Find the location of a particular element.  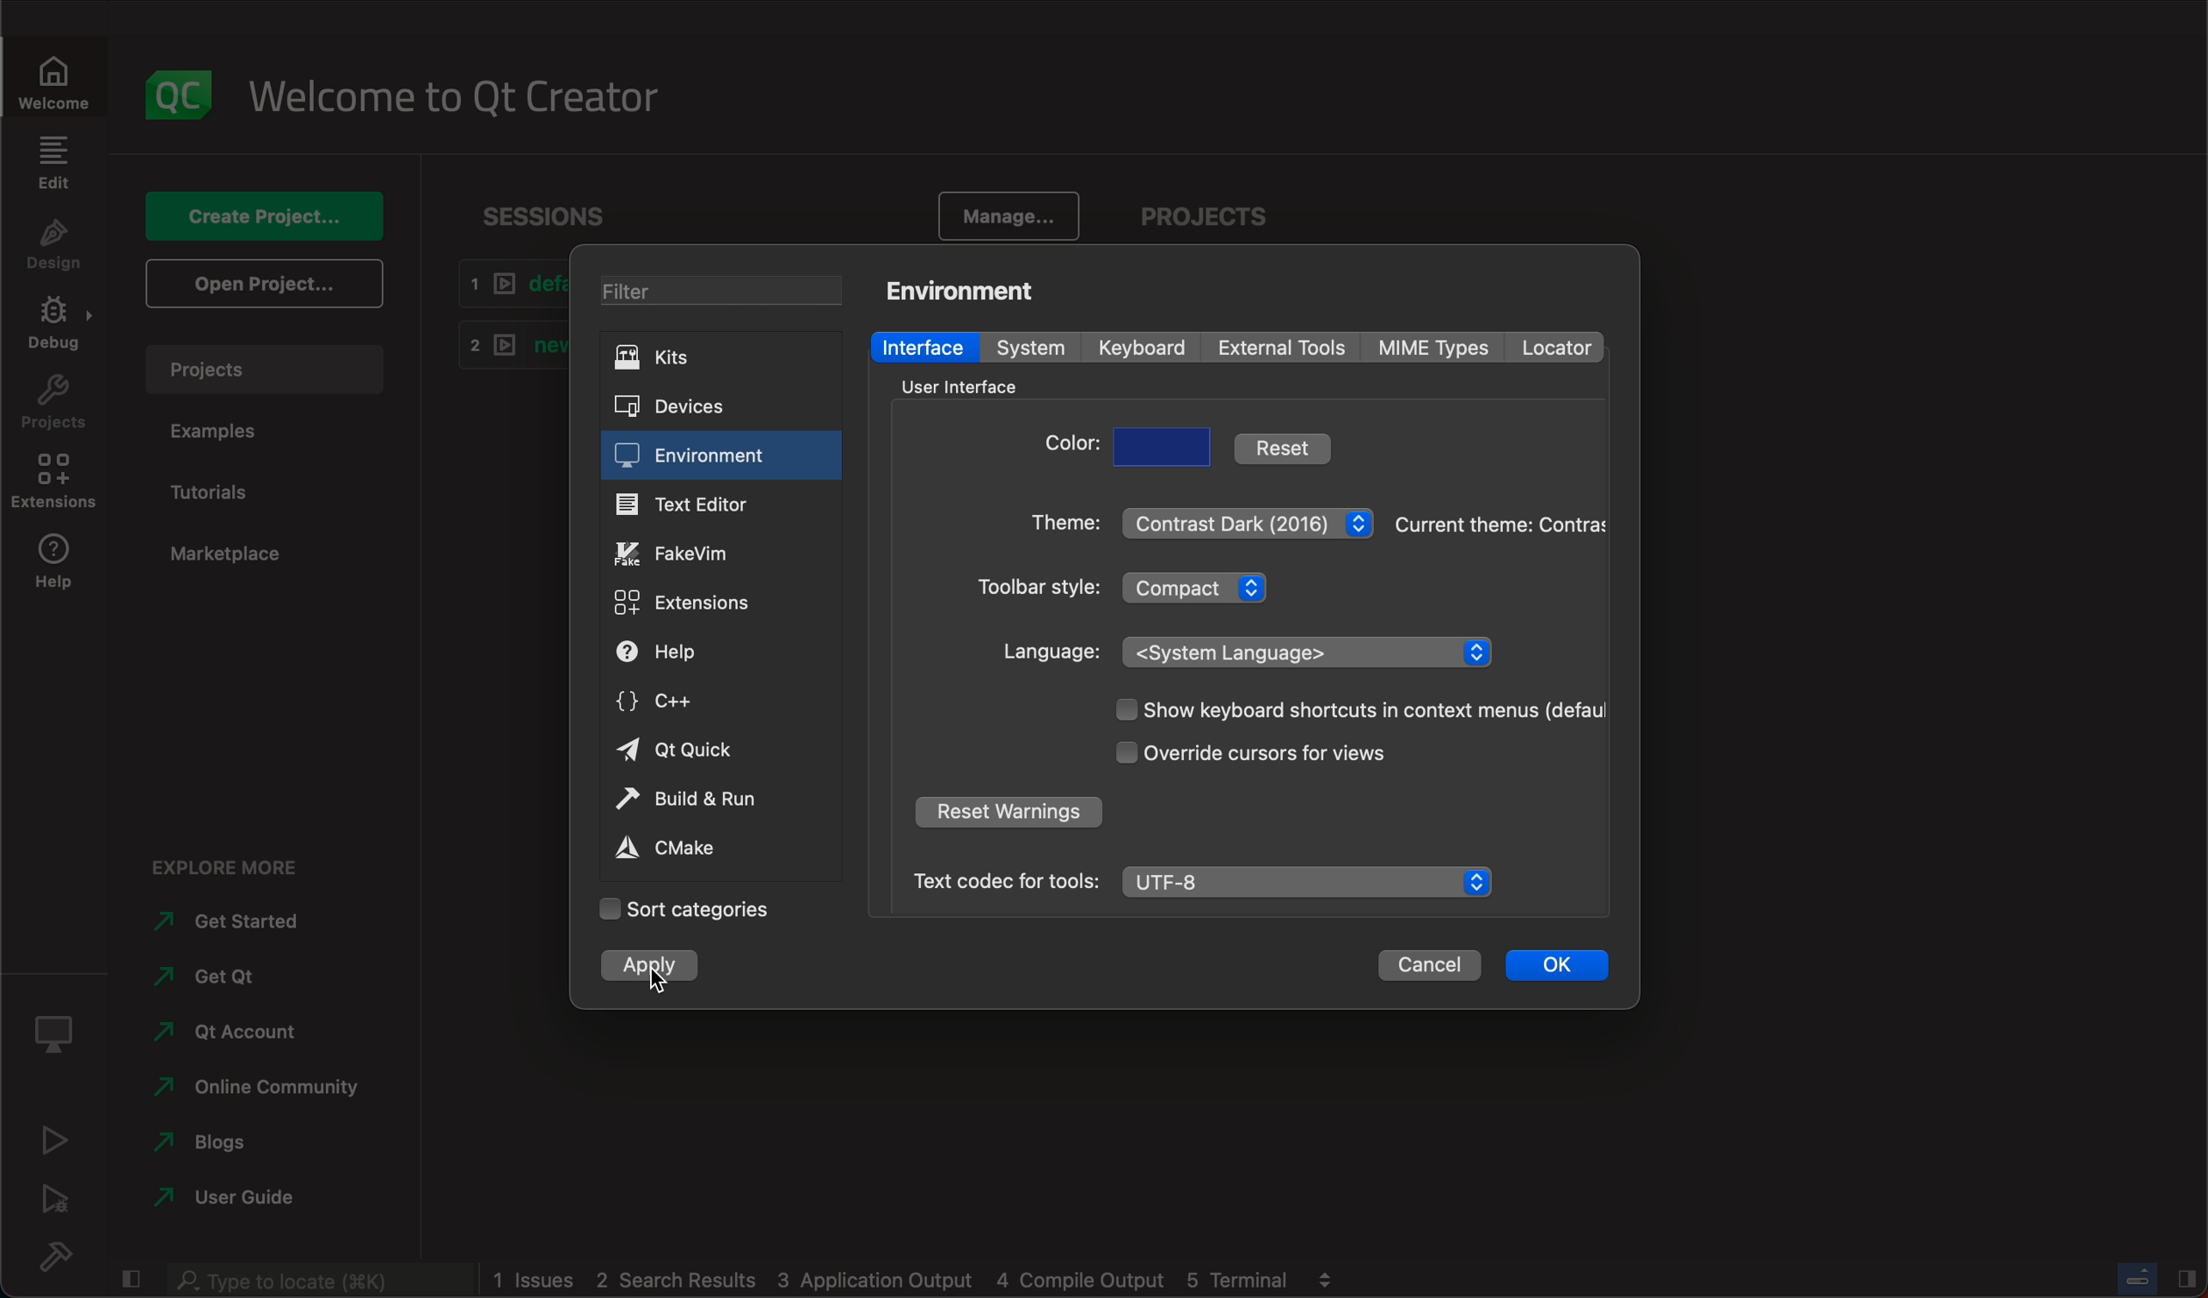

open is located at coordinates (261, 282).